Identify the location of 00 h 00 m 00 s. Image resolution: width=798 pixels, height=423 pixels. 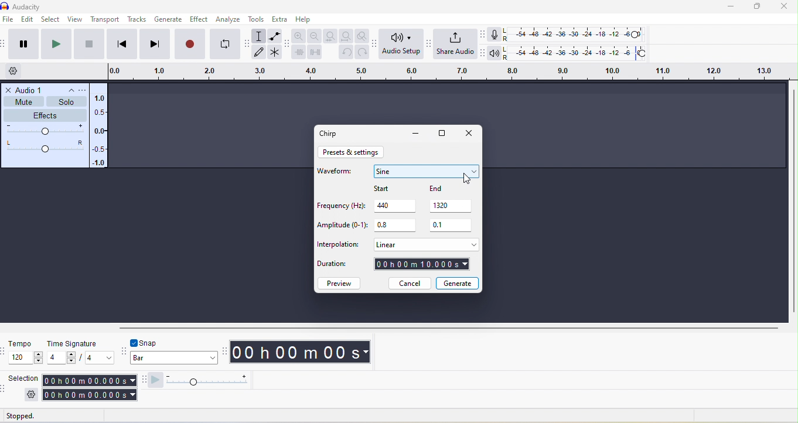
(303, 353).